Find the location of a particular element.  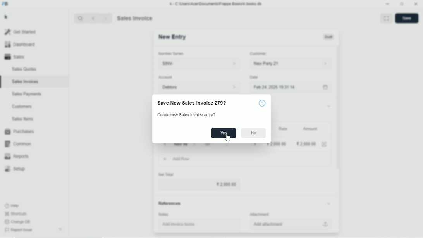

Setup is located at coordinates (16, 169).